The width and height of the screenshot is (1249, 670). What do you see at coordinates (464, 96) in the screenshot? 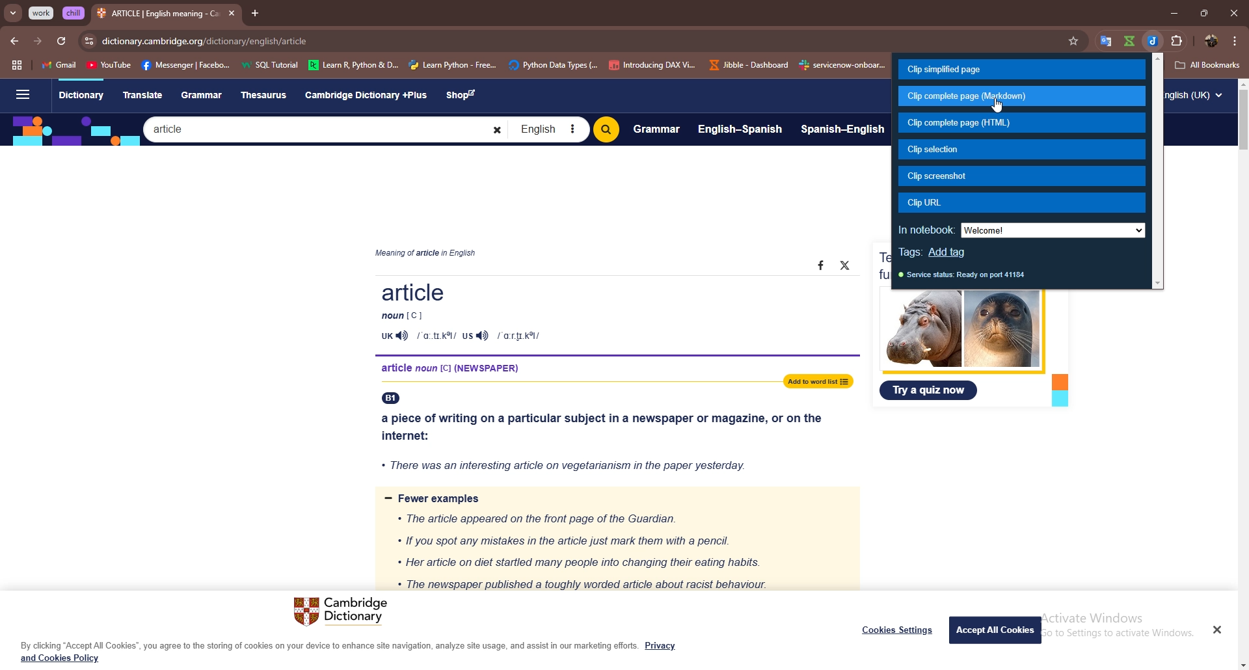
I see `Shop` at bounding box center [464, 96].